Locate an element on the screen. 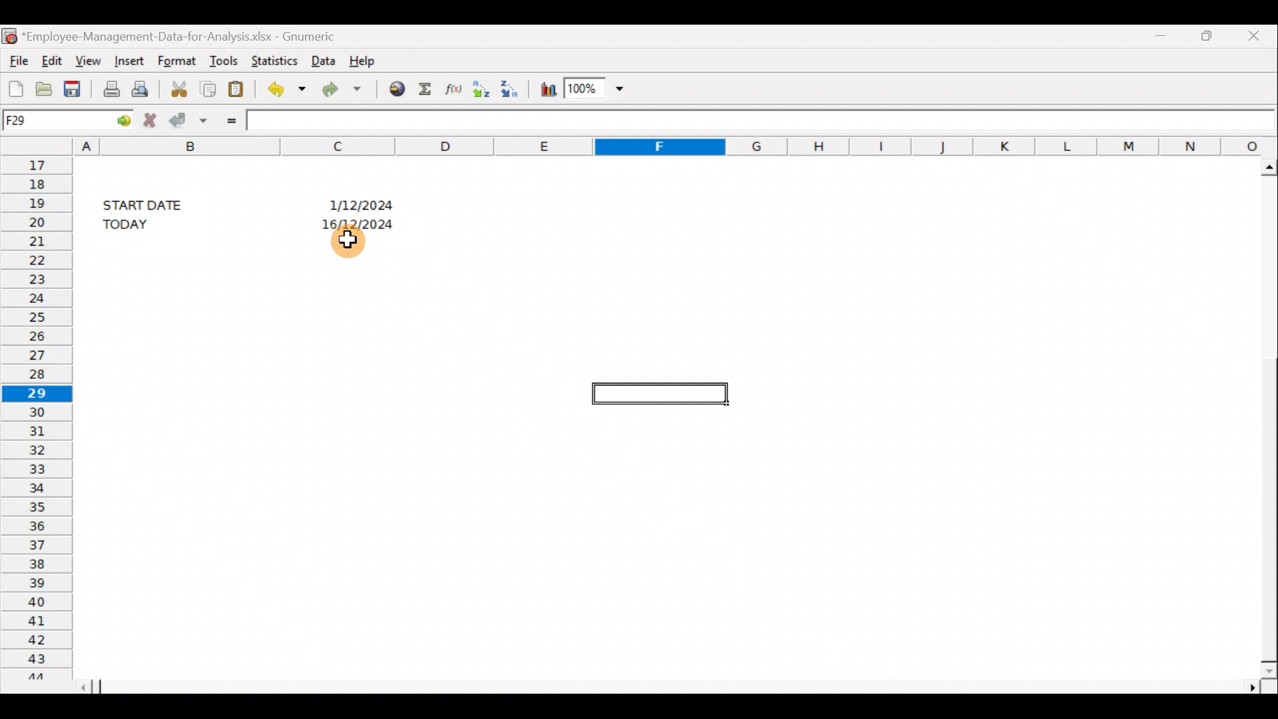  1/12/2024 is located at coordinates (363, 203).